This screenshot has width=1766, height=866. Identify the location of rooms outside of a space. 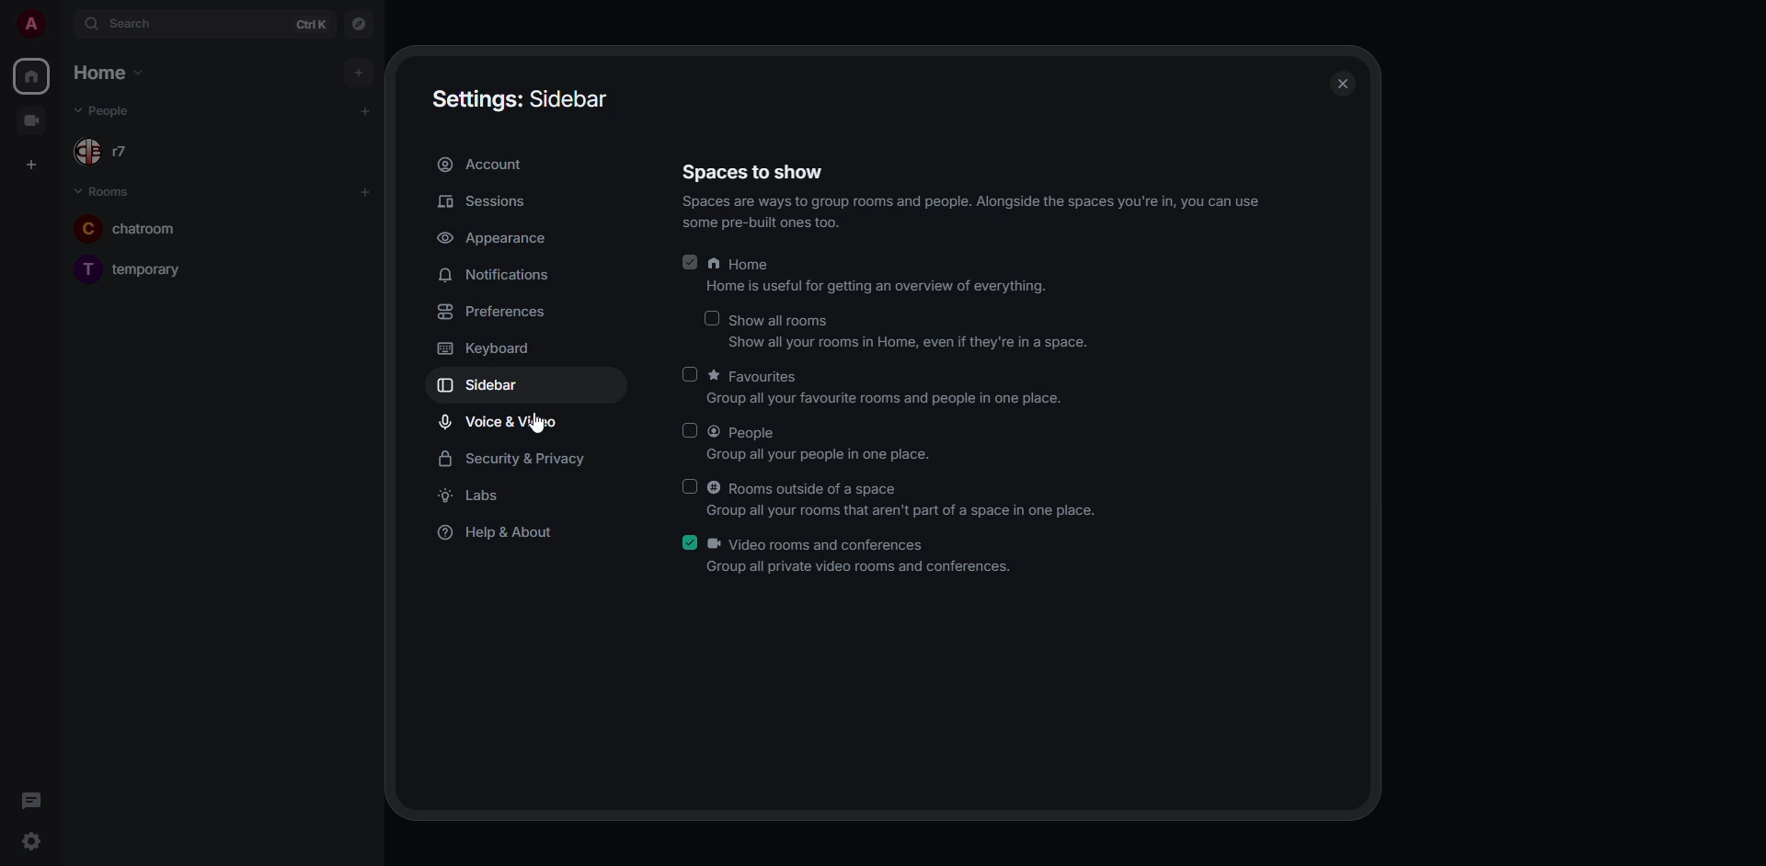
(902, 498).